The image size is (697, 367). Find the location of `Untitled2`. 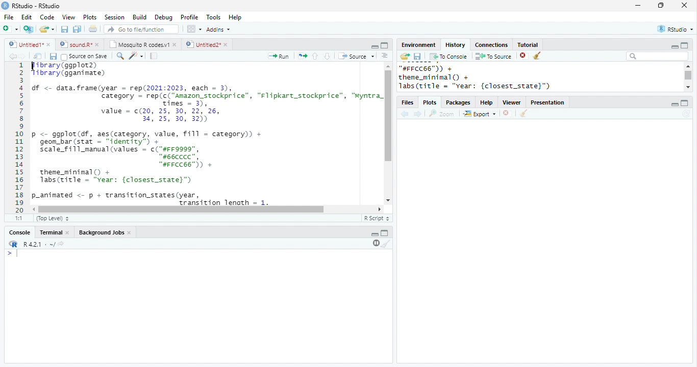

Untitled2 is located at coordinates (202, 44).